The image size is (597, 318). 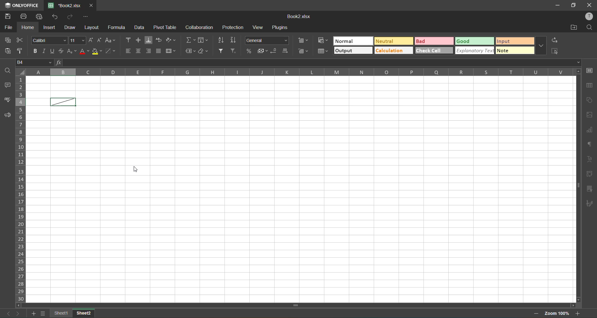 I want to click on neutral, so click(x=393, y=42).